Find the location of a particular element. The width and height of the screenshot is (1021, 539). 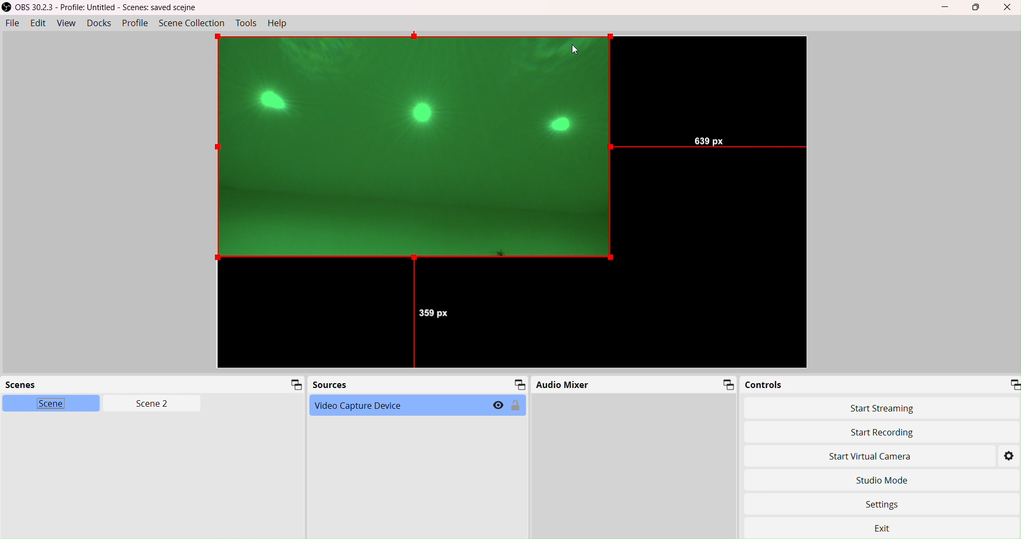

Edit is located at coordinates (38, 23).